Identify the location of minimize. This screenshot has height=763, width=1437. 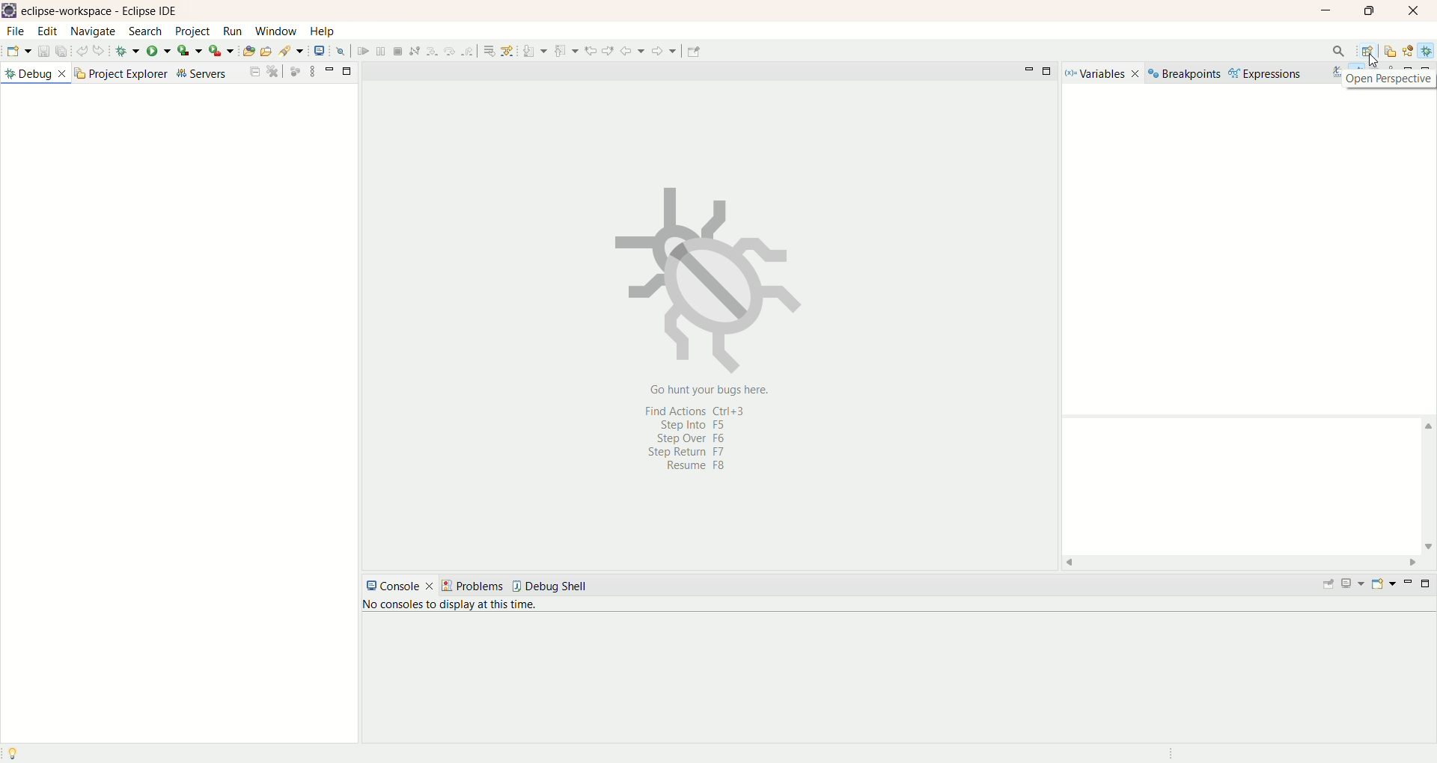
(1331, 13).